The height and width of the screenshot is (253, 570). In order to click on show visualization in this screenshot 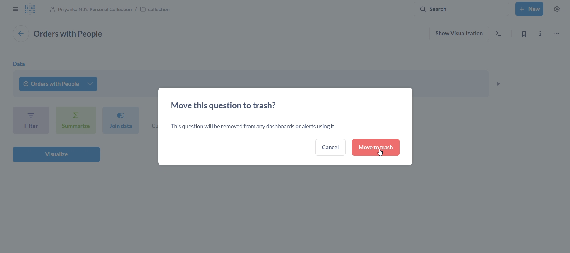, I will do `click(459, 33)`.